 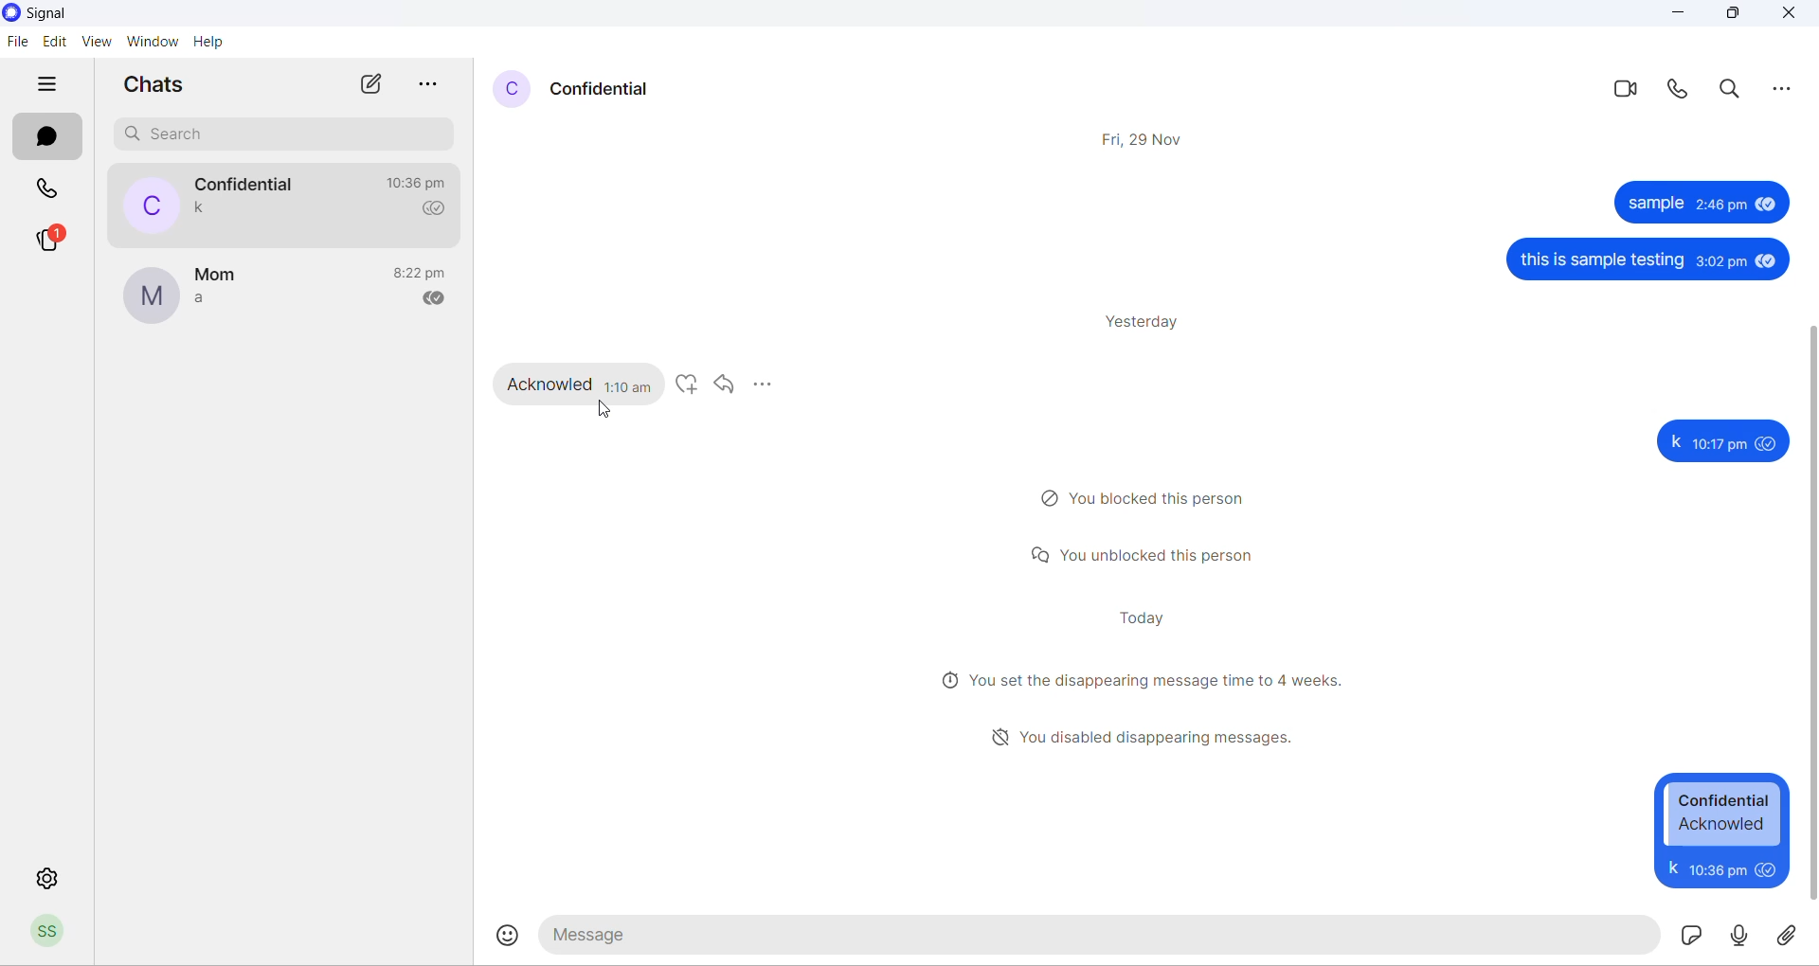 I want to click on chats heading, so click(x=153, y=84).